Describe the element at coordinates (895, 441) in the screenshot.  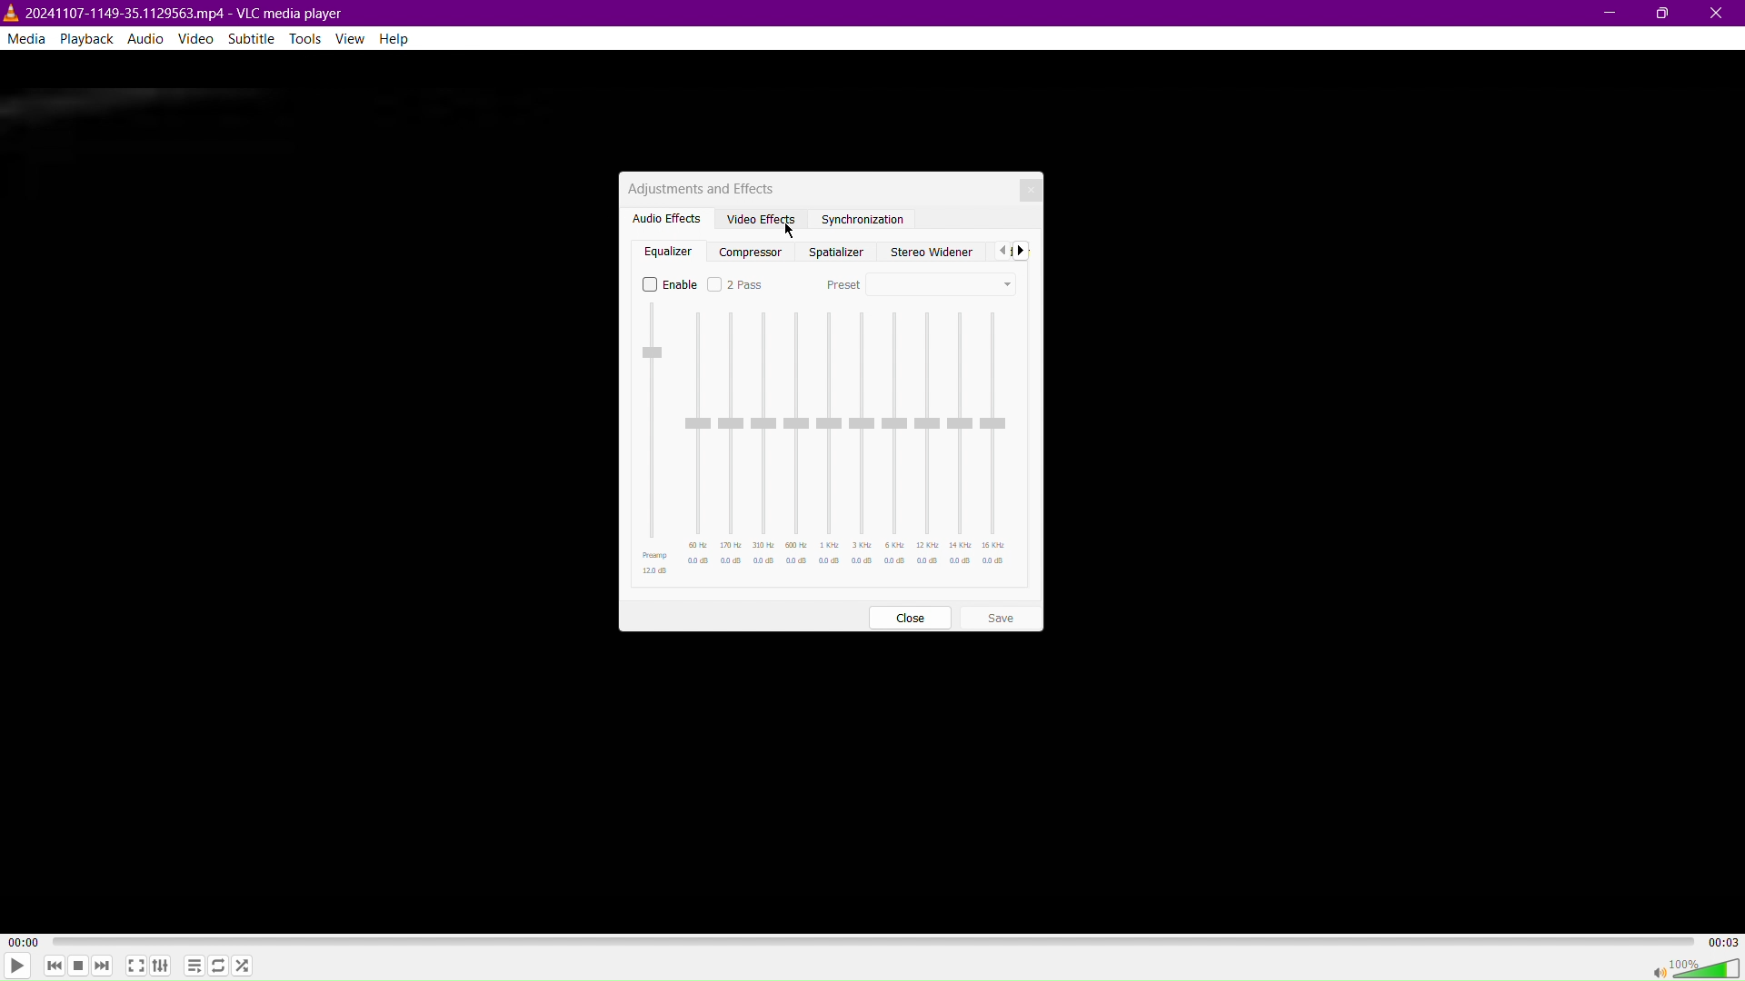
I see `6 KHz Equalizer` at that location.